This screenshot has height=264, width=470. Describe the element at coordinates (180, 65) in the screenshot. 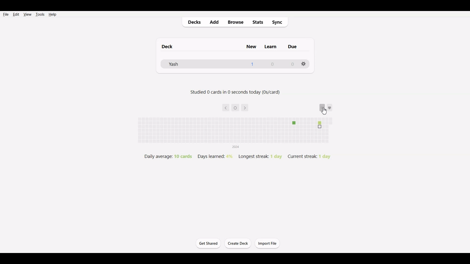

I see `Yash` at that location.